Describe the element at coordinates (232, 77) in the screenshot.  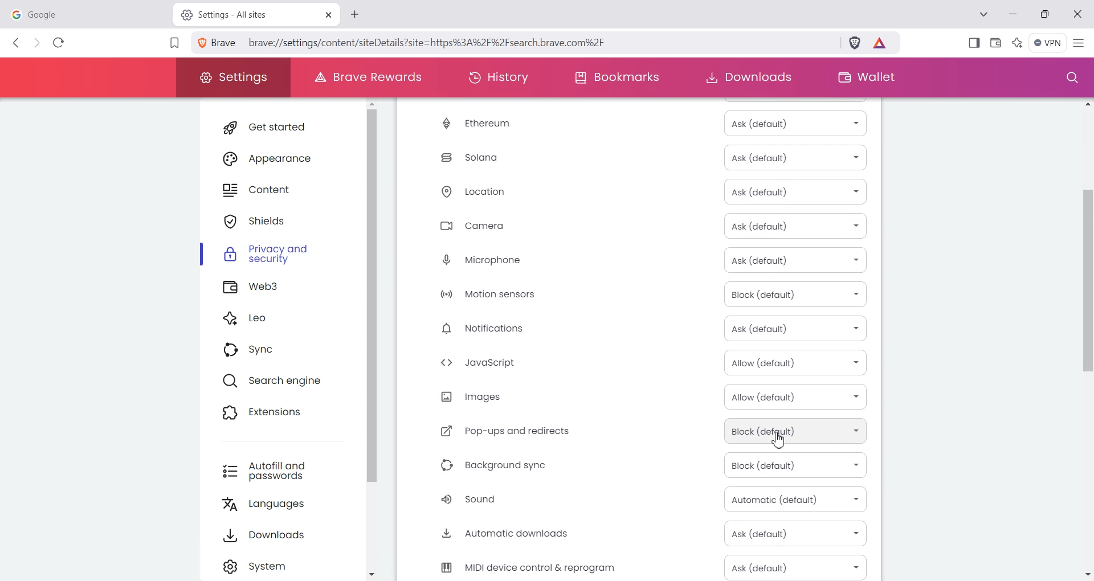
I see `Settings` at that location.